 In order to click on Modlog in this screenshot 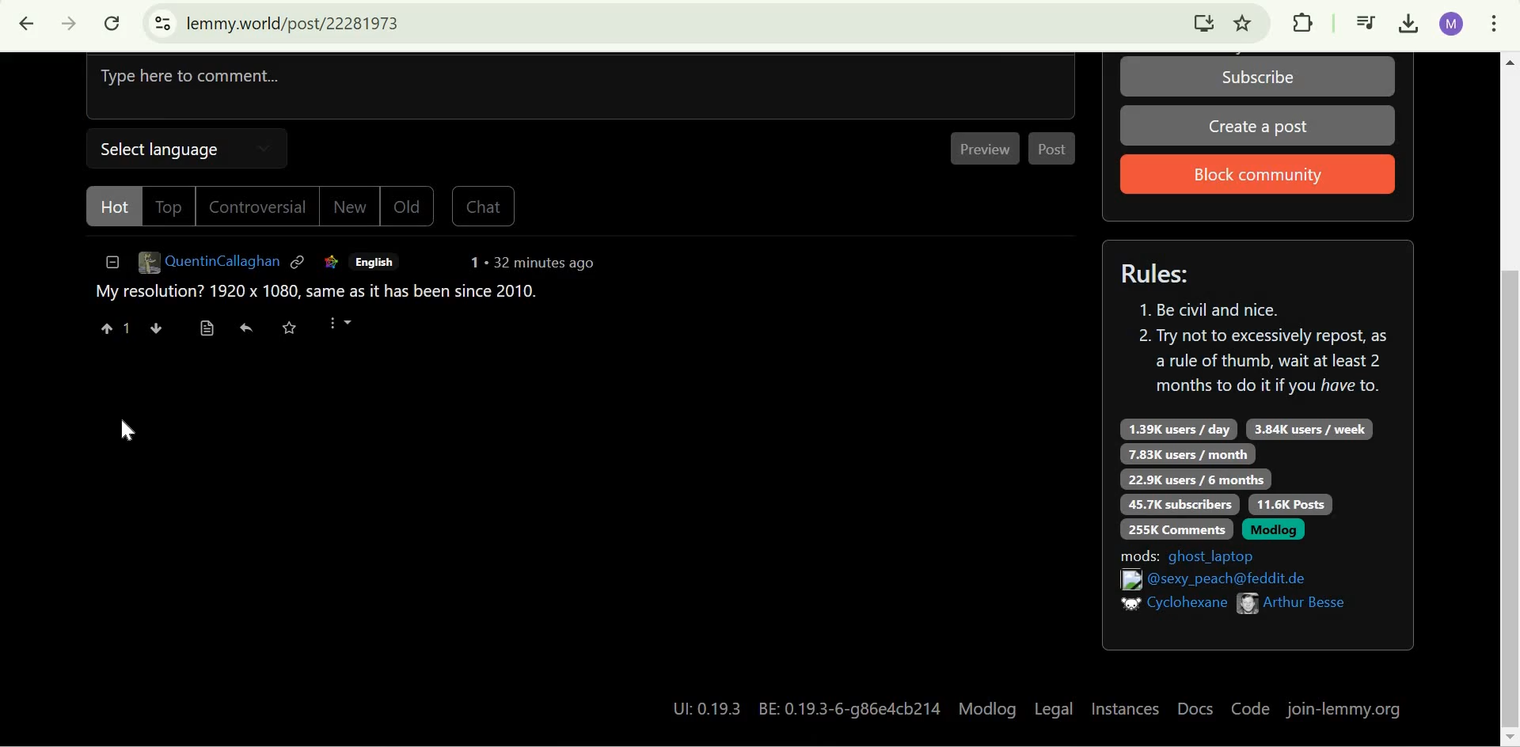, I will do `click(988, 707)`.